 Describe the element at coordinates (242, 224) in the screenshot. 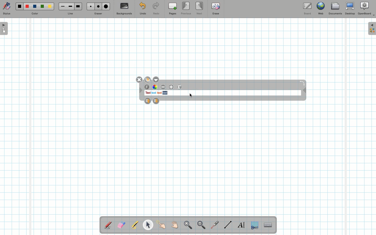

I see `Write text` at that location.